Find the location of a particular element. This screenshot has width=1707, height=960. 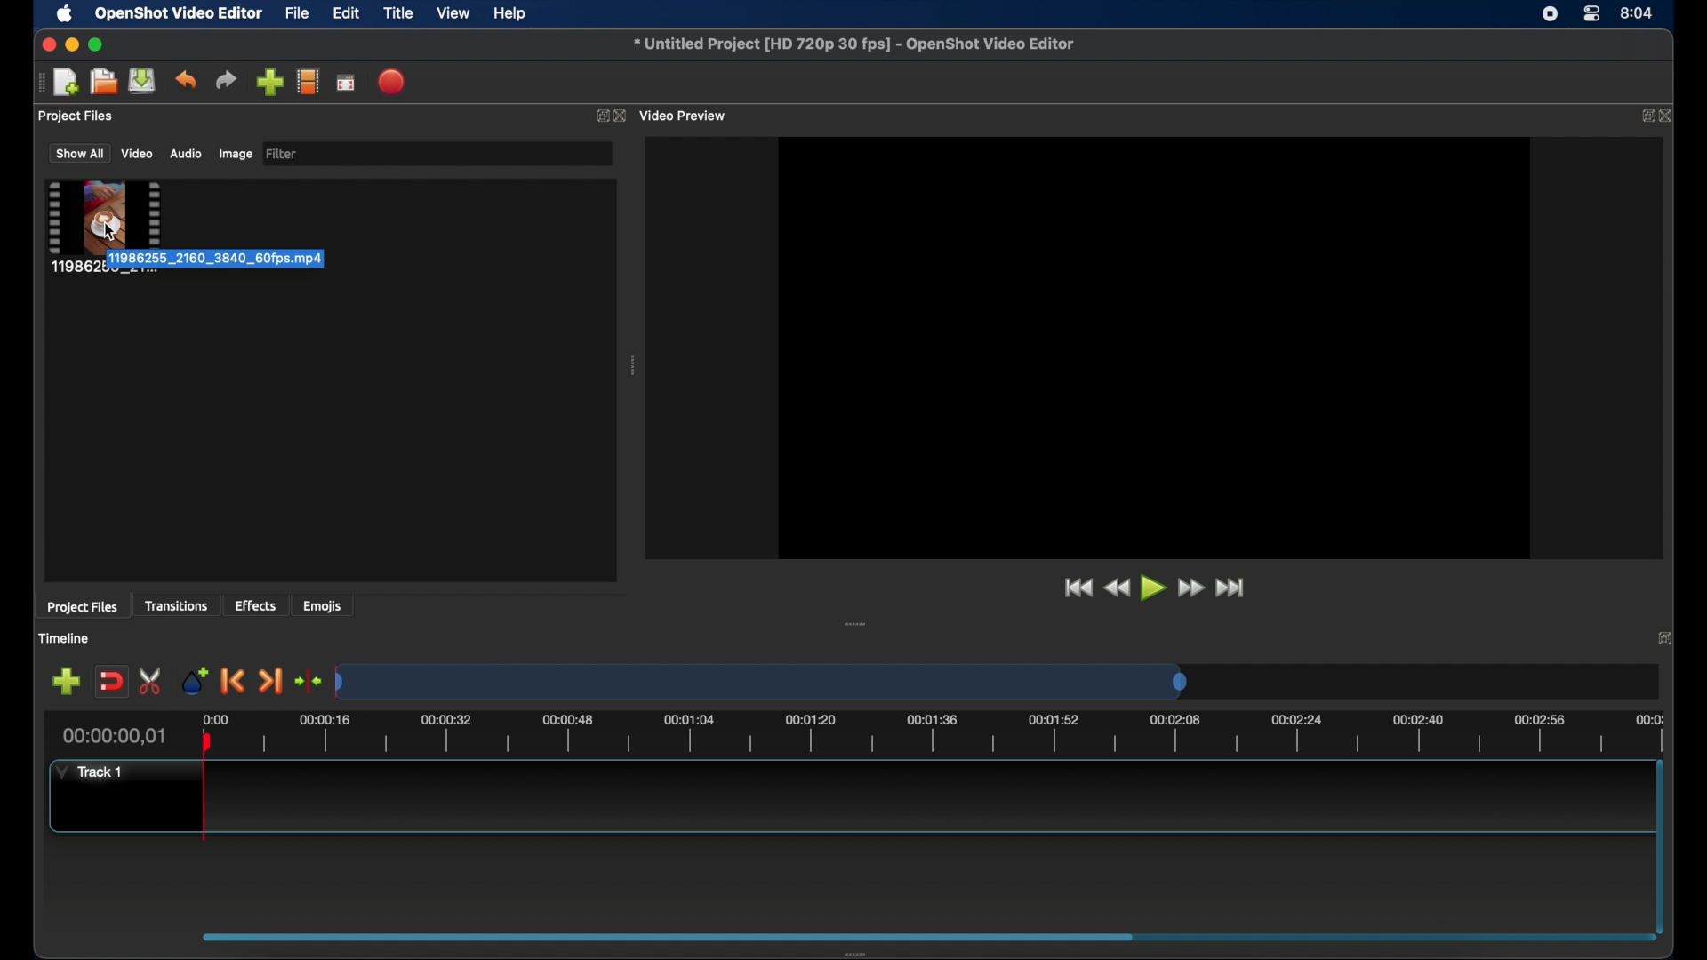

project files is located at coordinates (83, 608).